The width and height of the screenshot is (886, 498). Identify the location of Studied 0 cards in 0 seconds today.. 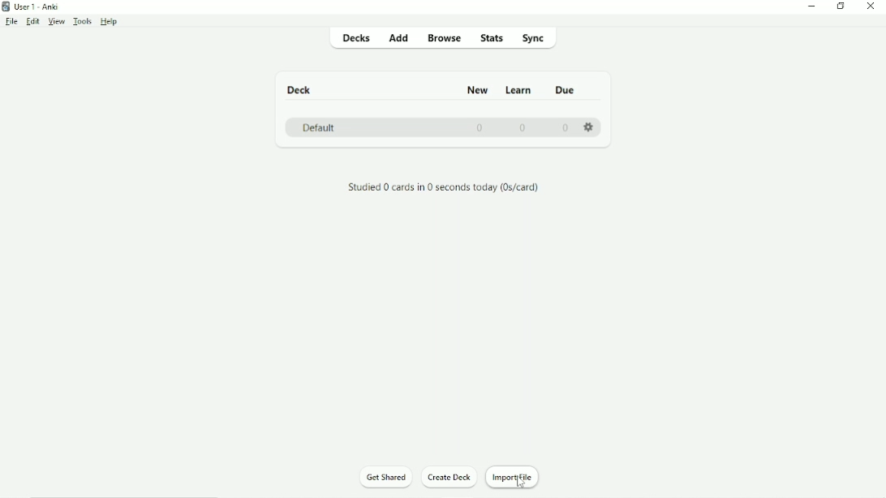
(445, 188).